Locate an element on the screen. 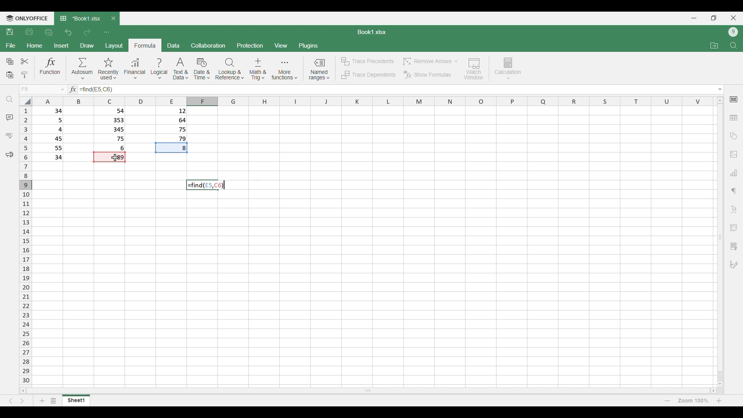 Image resolution: width=743 pixels, height=418 pixels. Selected cell number is located at coordinates (213, 185).